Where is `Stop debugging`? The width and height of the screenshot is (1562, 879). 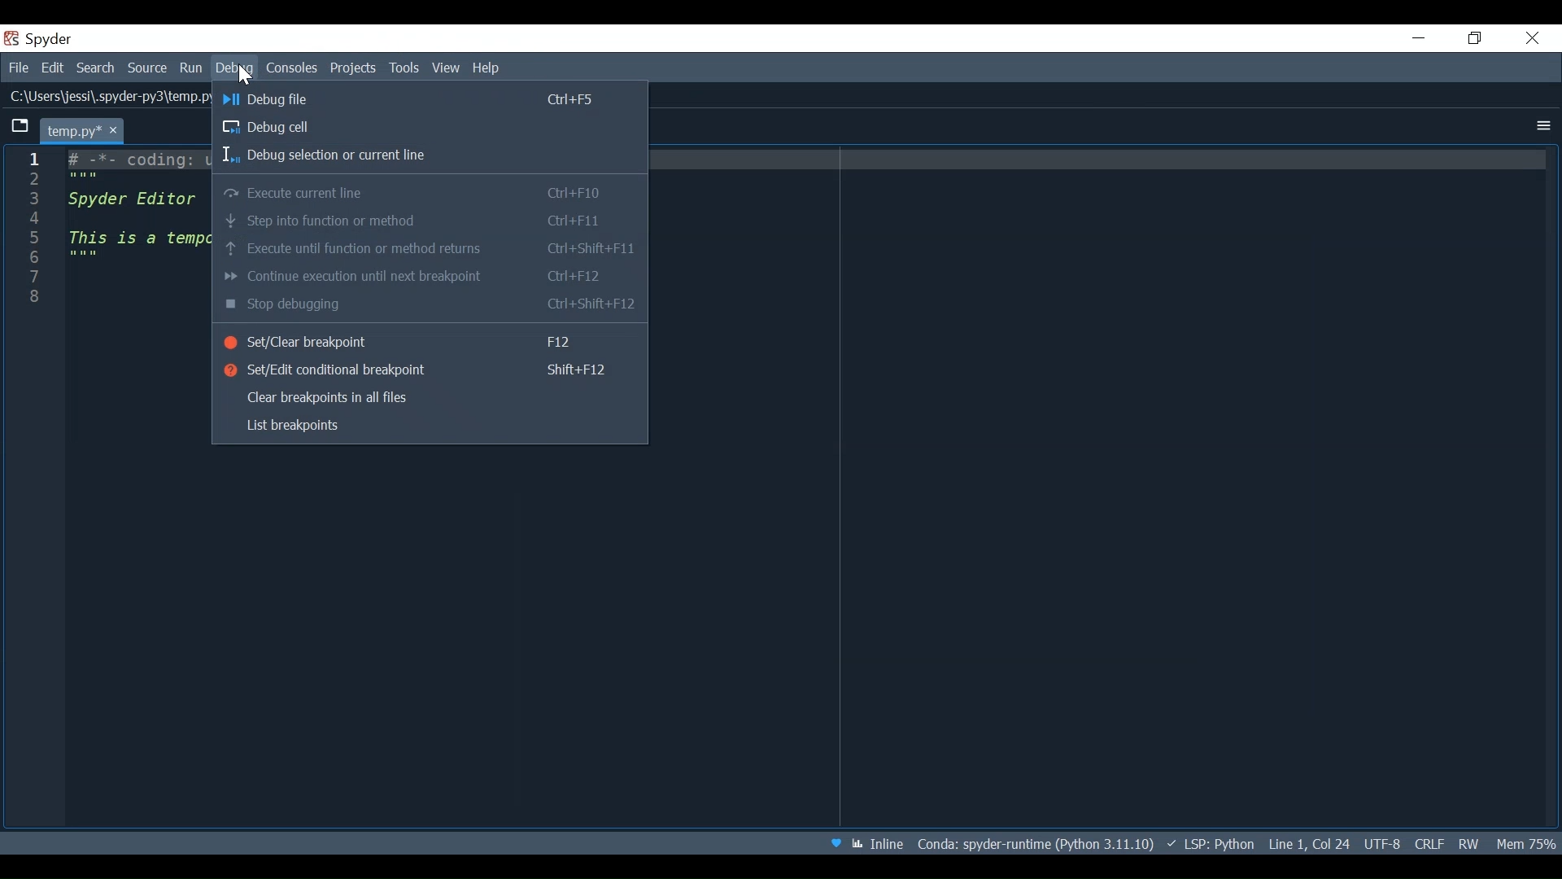
Stop debugging is located at coordinates (428, 305).